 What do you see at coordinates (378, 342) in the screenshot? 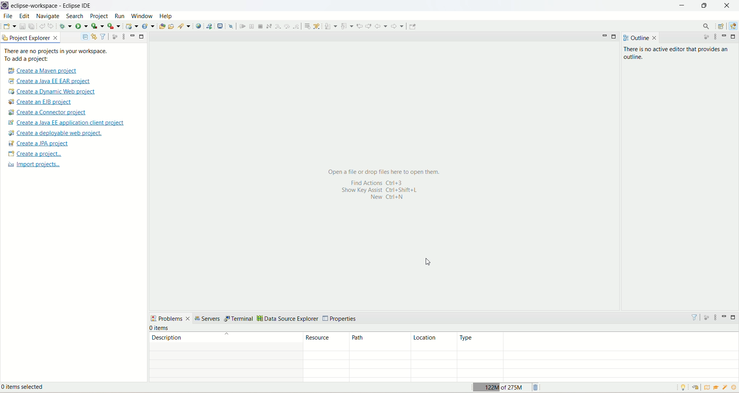
I see `path` at bounding box center [378, 342].